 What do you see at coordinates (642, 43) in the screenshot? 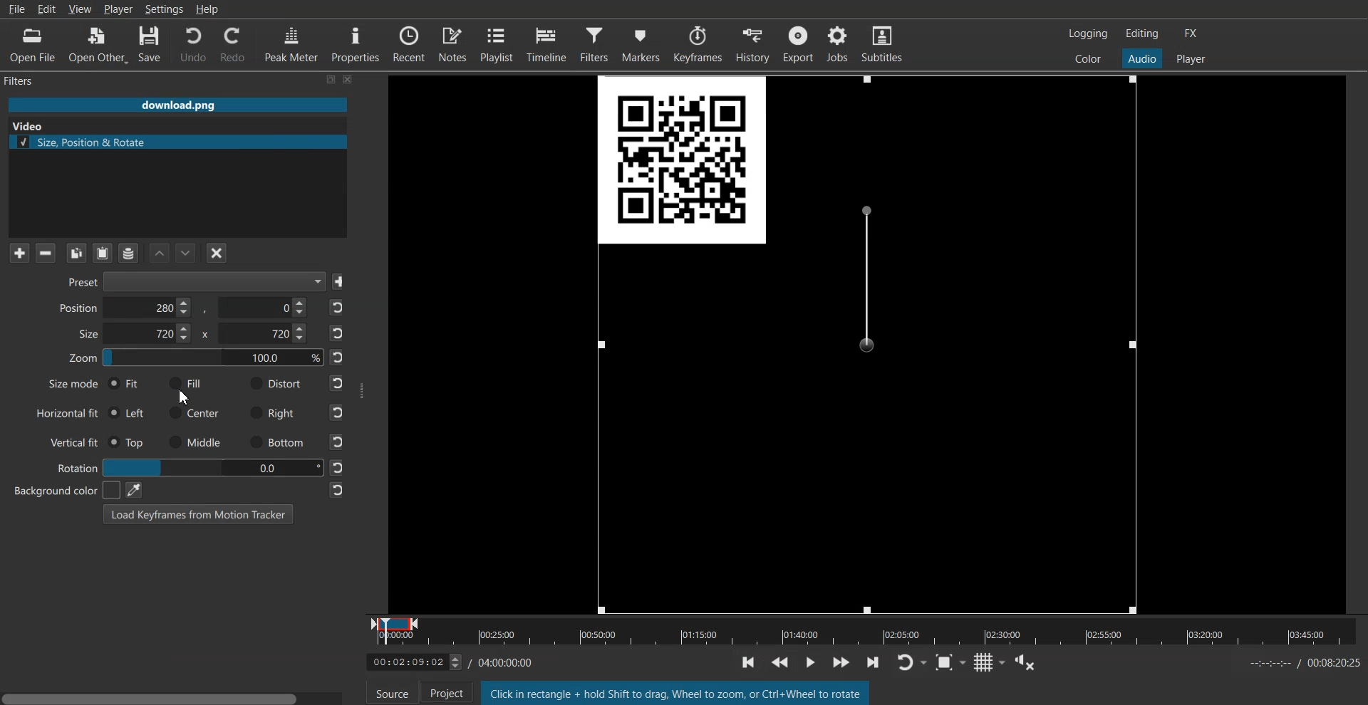
I see `Markers` at bounding box center [642, 43].